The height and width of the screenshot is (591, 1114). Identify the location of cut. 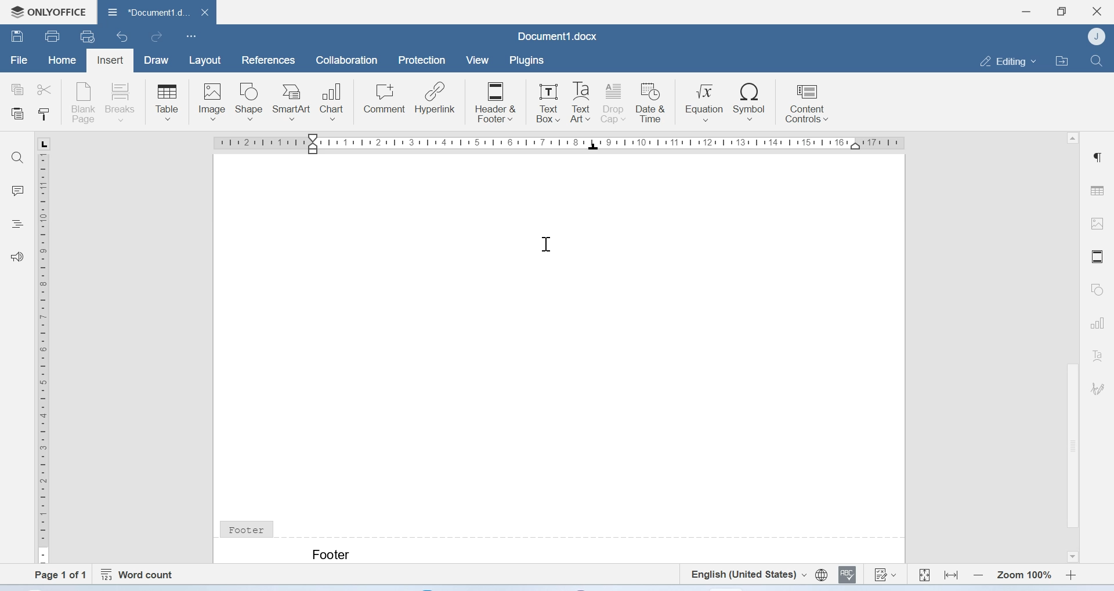
(47, 89).